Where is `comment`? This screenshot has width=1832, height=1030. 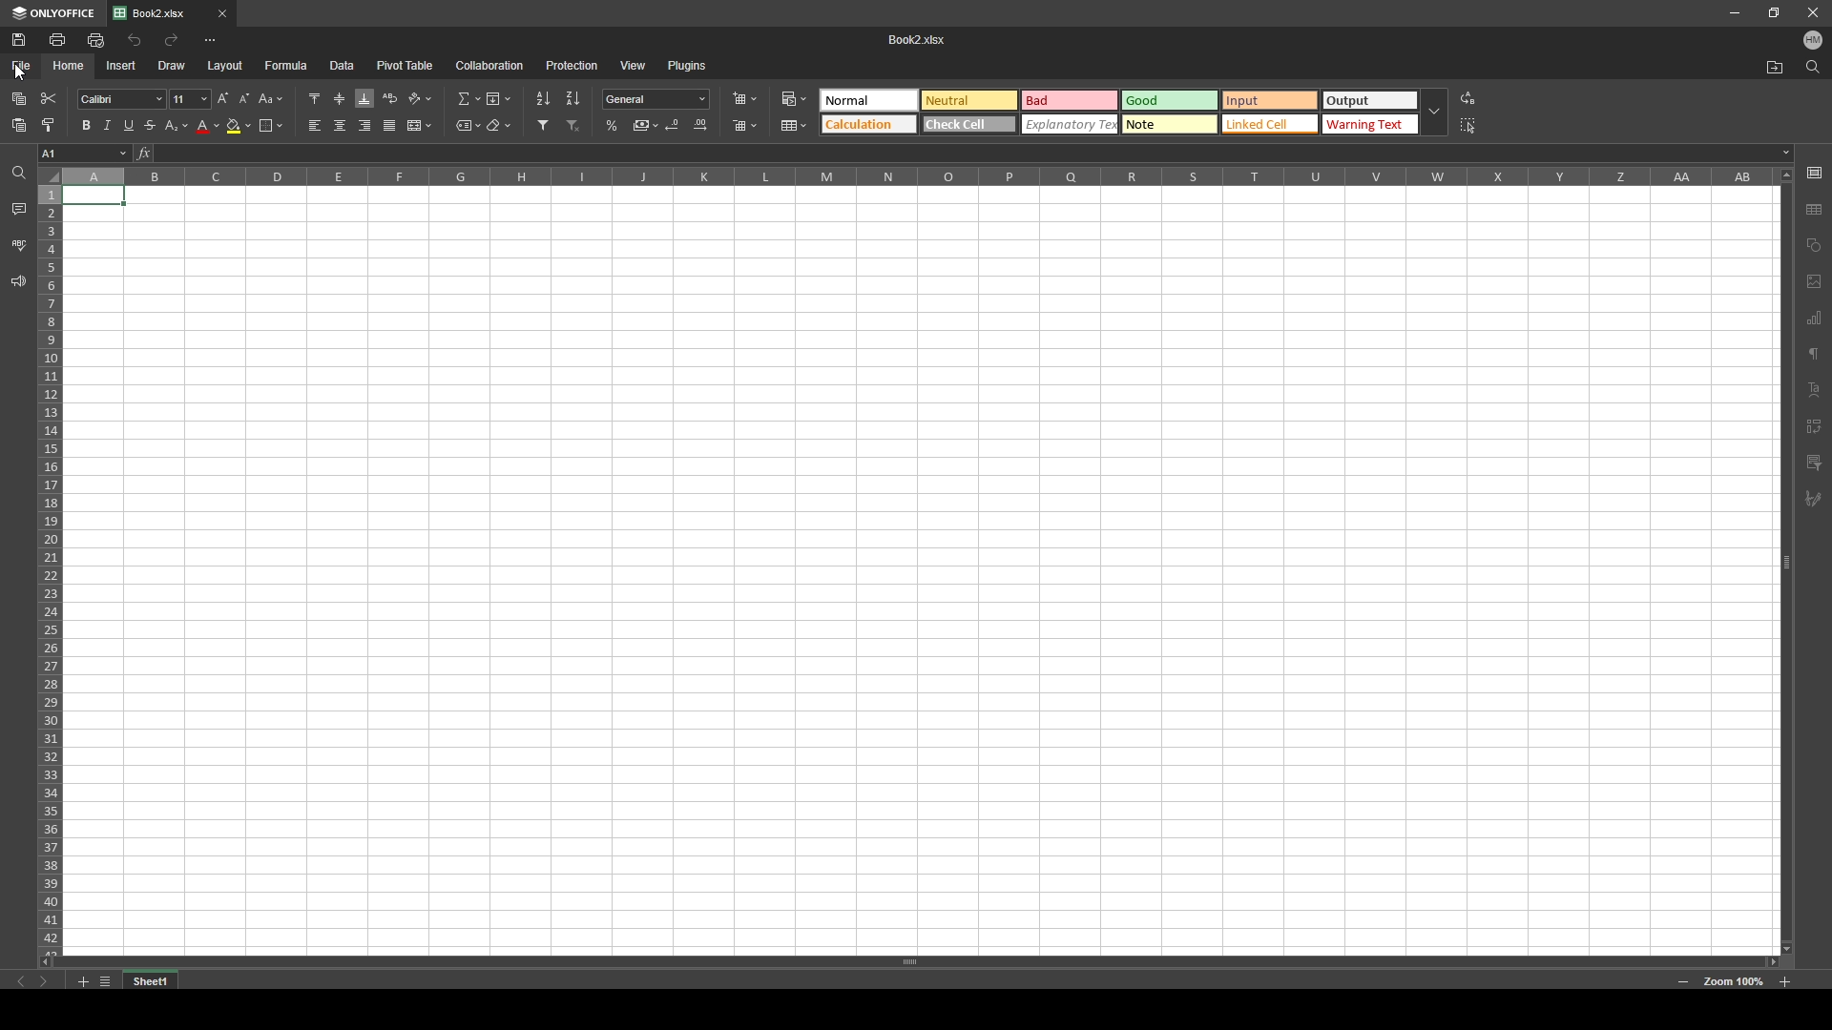 comment is located at coordinates (19, 211).